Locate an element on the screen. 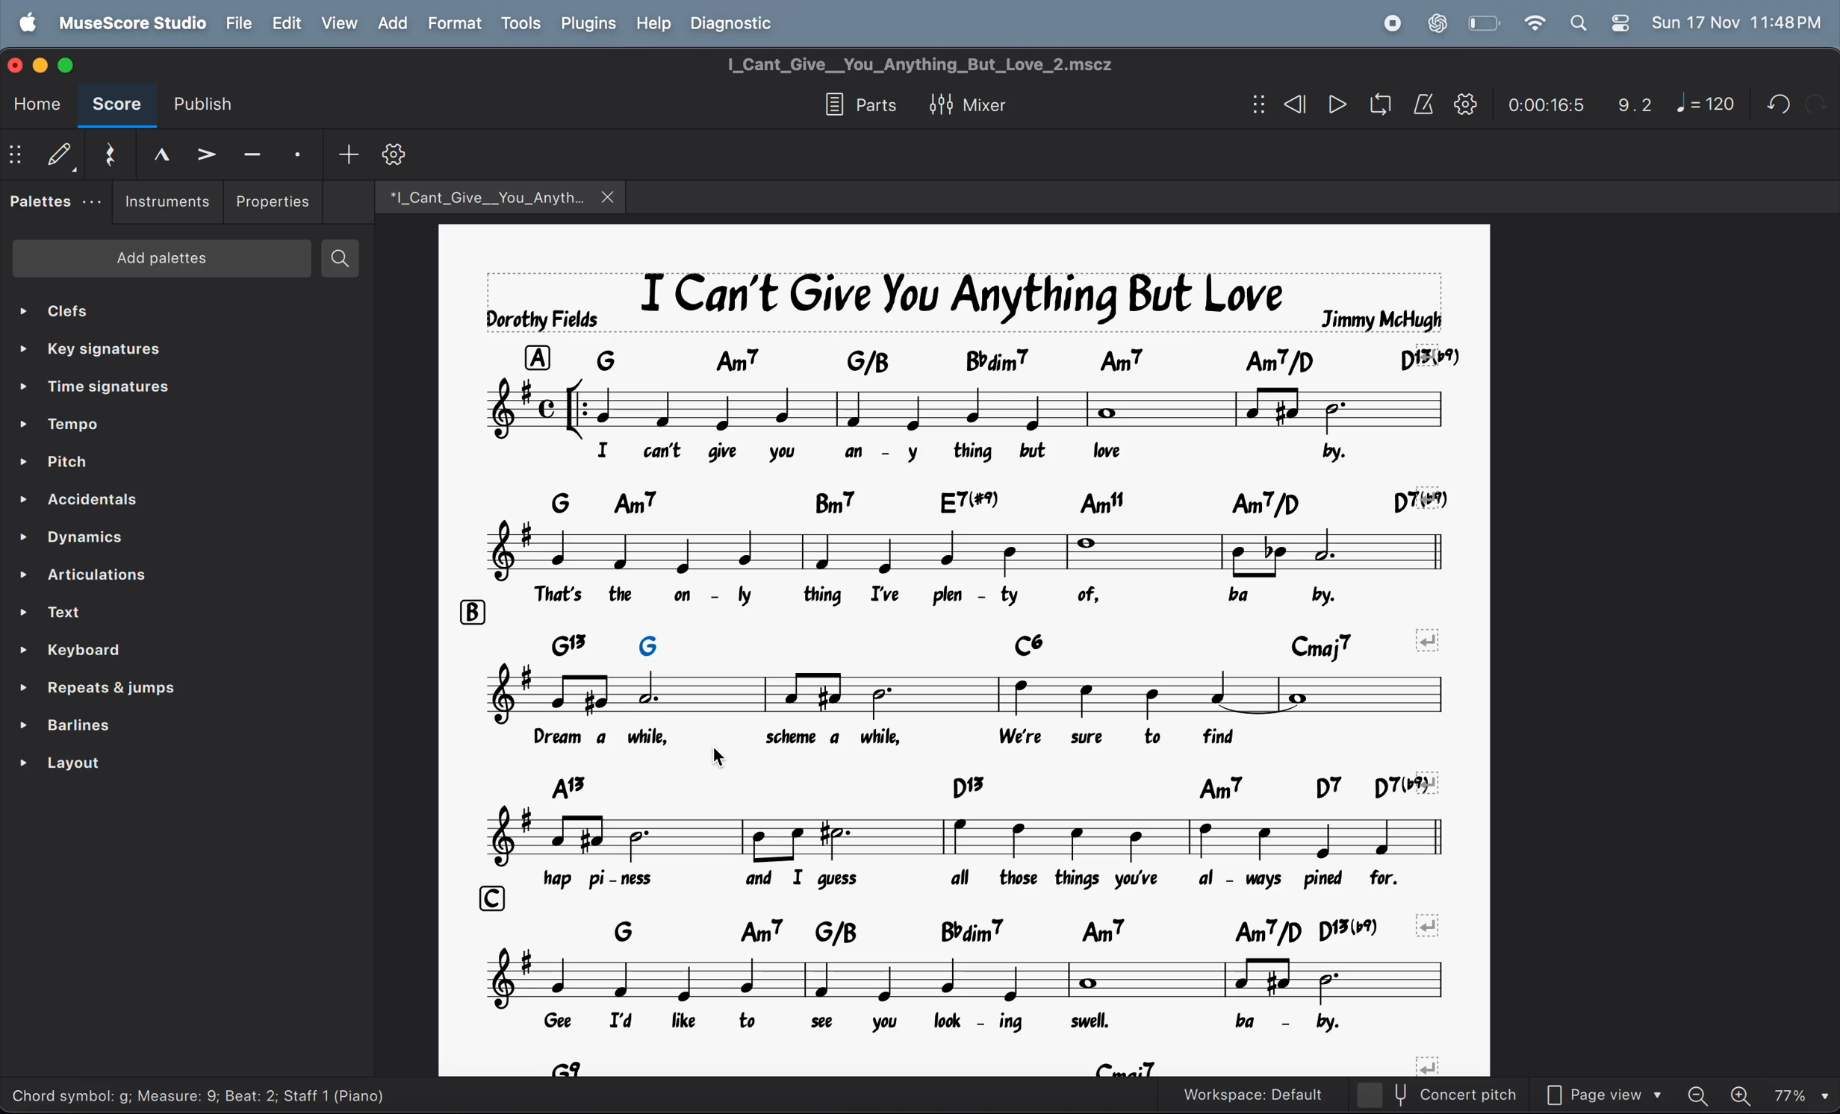  palettes is located at coordinates (57, 199).